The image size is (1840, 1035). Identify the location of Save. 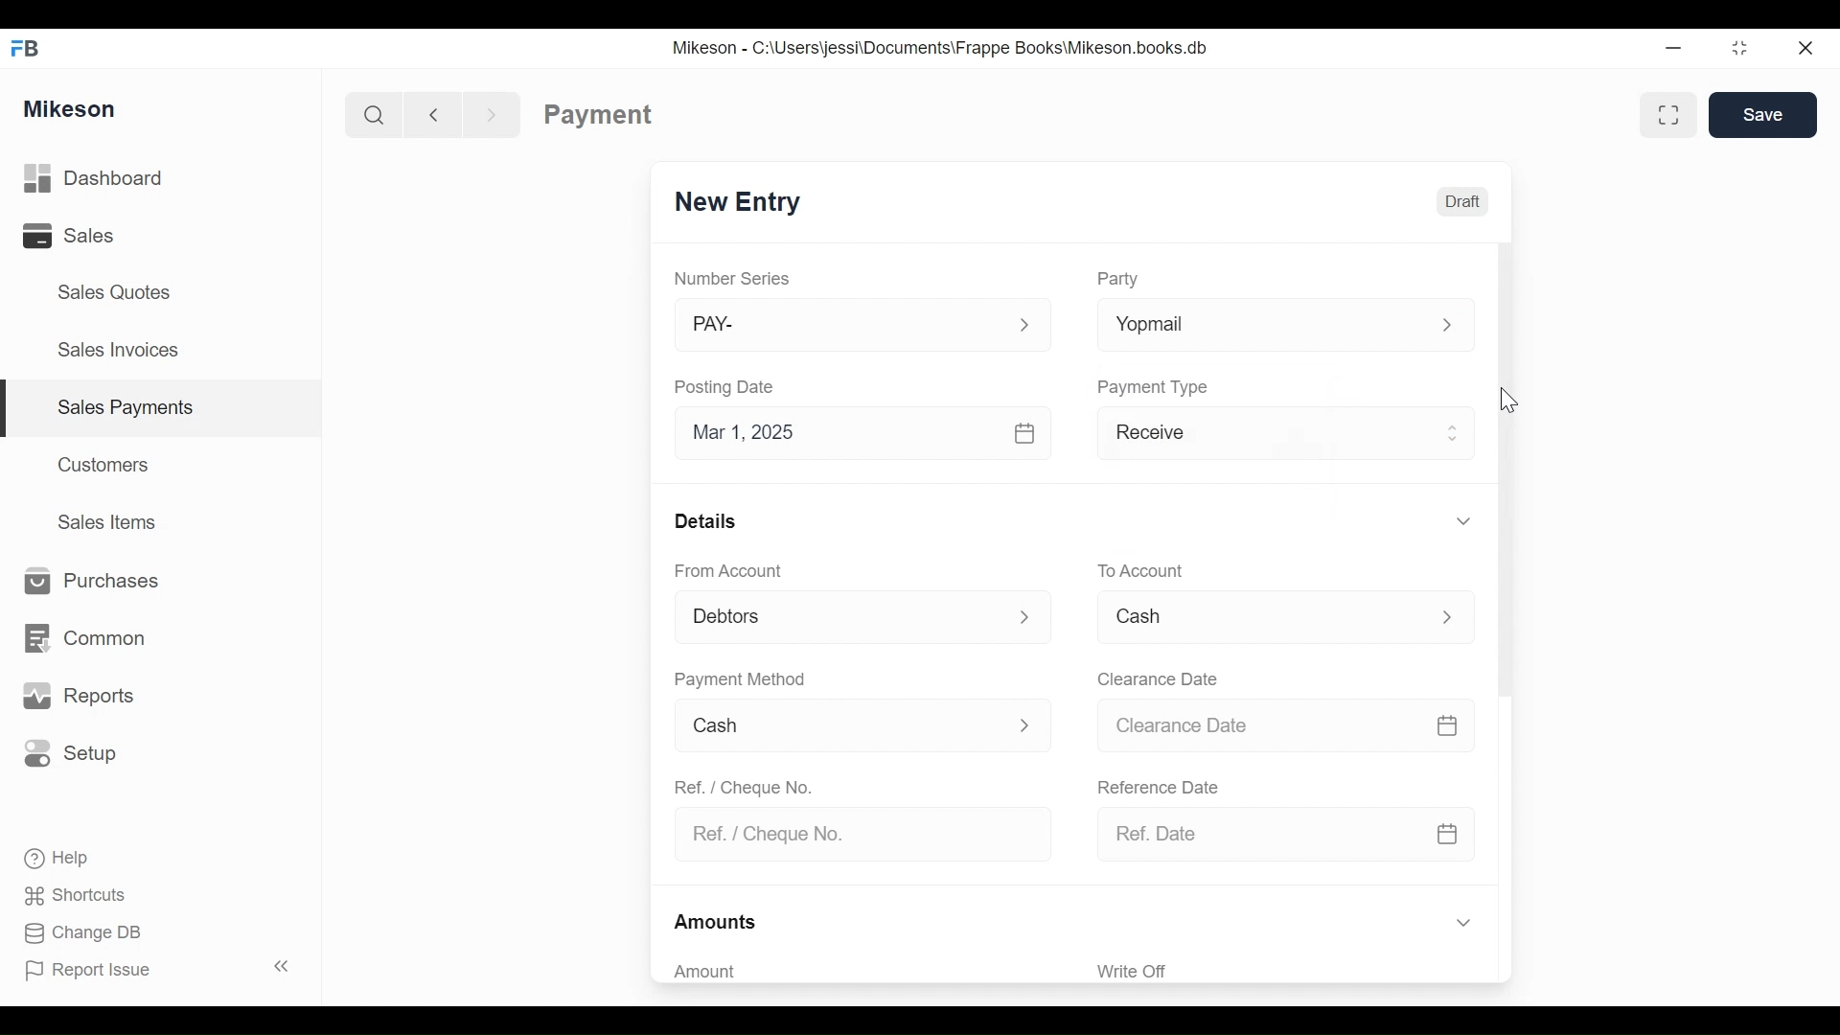
(1766, 116).